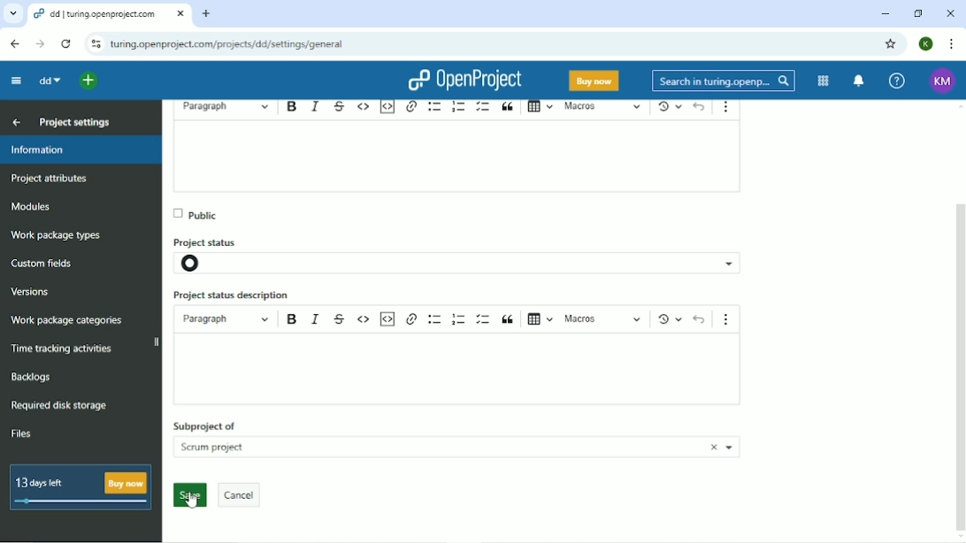  Describe the element at coordinates (413, 317) in the screenshot. I see `hyperlink` at that location.